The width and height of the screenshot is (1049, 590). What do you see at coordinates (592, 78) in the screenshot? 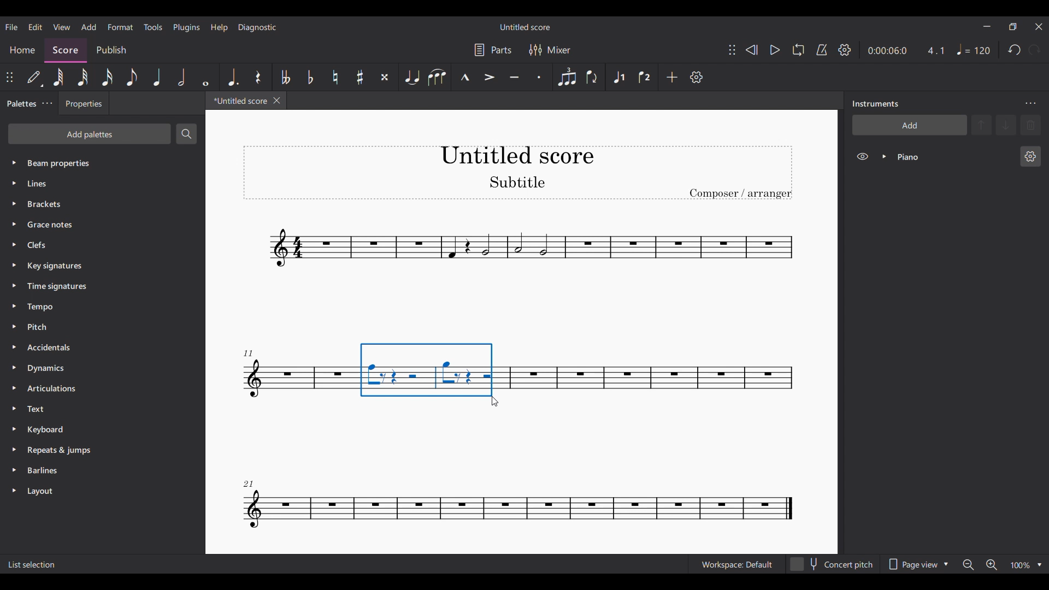
I see `Flip direction` at bounding box center [592, 78].